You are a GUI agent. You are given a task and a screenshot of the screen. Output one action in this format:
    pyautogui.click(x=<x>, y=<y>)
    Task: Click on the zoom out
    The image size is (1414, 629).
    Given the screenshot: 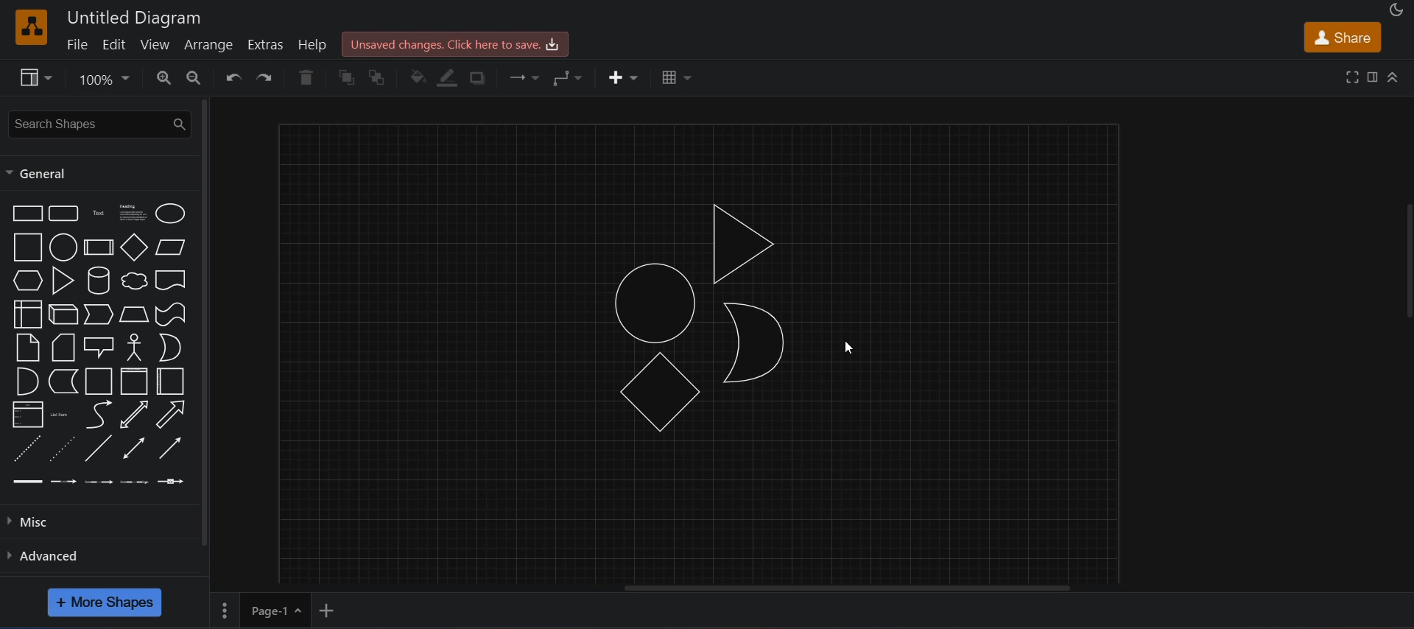 What is the action you would take?
    pyautogui.click(x=196, y=77)
    